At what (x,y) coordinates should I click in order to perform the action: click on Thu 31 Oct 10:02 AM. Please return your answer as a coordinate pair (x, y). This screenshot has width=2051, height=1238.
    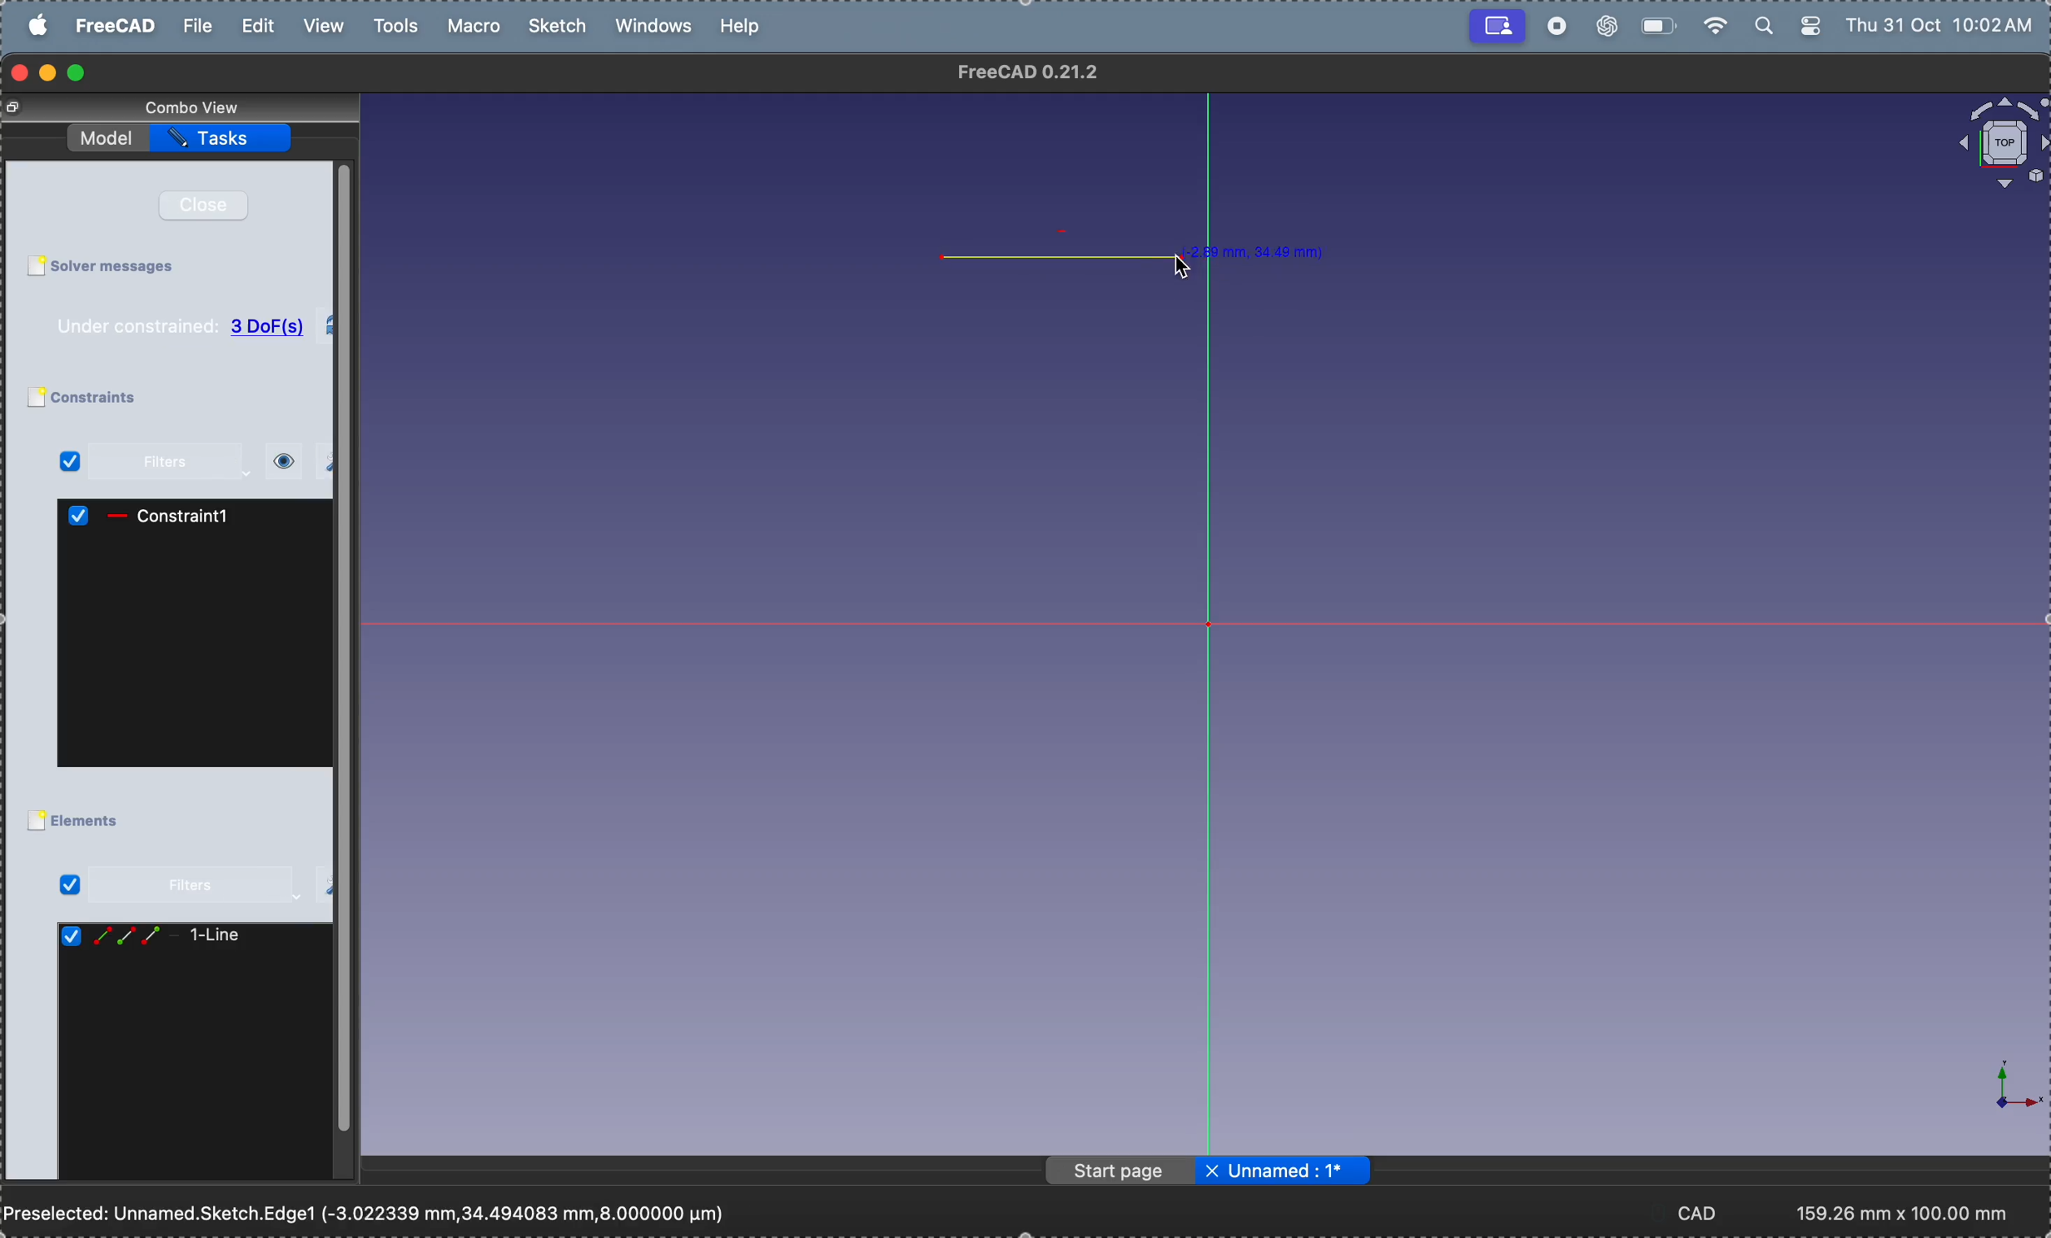
    Looking at the image, I should click on (1944, 28).